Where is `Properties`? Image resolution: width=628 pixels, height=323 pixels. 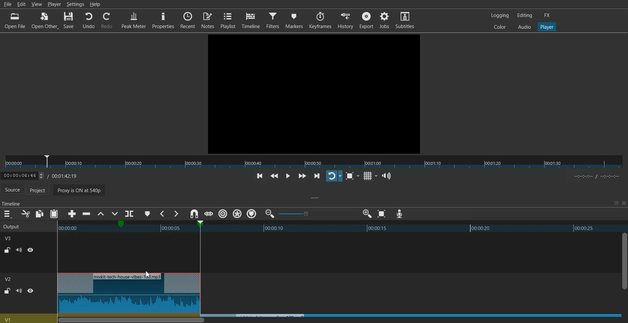 Properties is located at coordinates (163, 20).